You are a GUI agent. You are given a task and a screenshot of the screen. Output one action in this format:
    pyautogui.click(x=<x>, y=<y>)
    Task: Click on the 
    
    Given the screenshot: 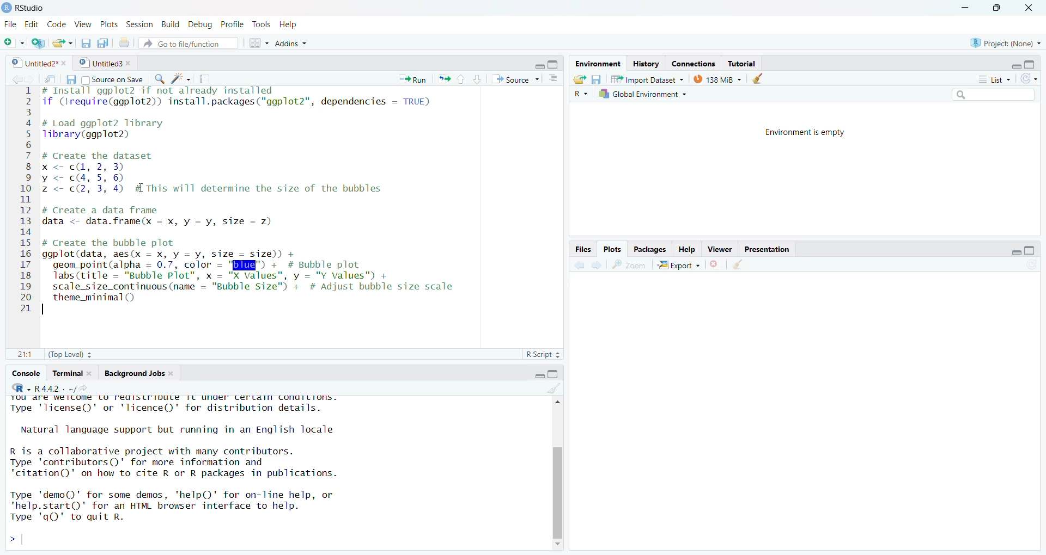 What is the action you would take?
    pyautogui.click(x=9, y=25)
    